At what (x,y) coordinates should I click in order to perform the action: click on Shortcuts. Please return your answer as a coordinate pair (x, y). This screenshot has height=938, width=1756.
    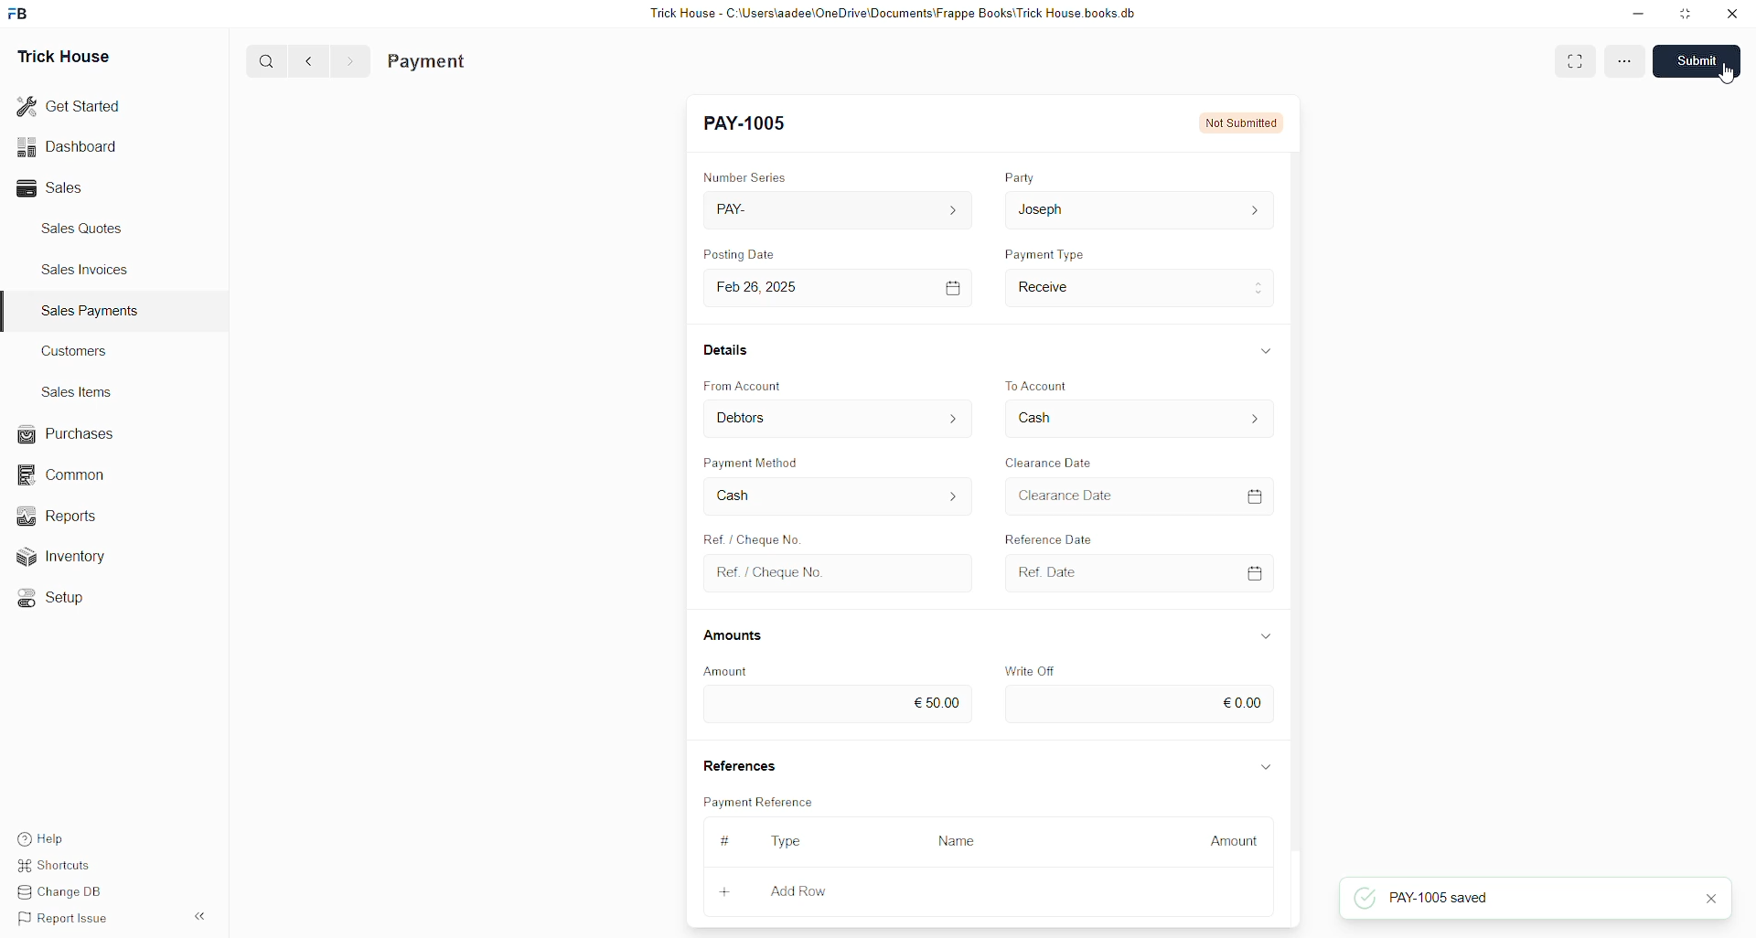
    Looking at the image, I should click on (61, 862).